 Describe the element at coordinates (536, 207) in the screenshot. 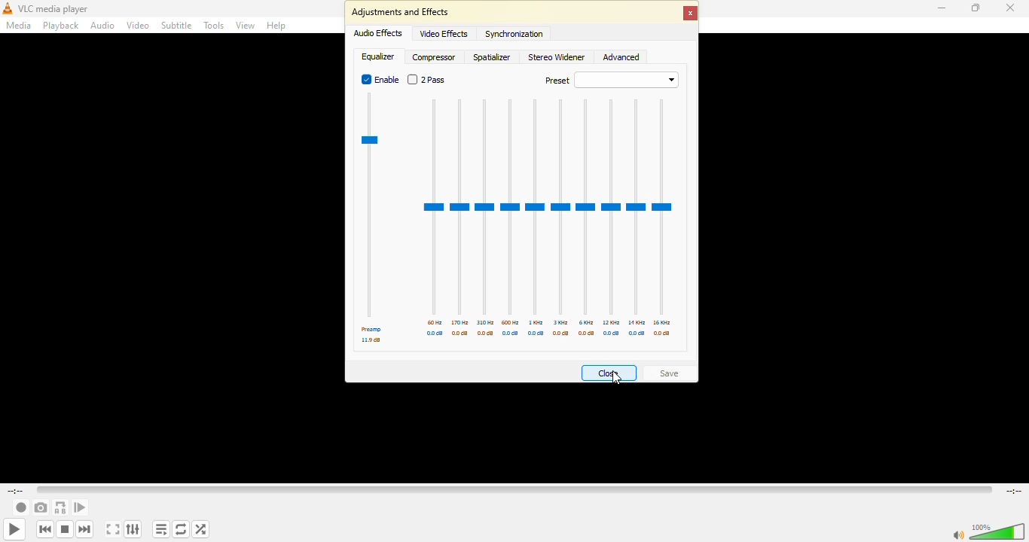

I see `adjustor` at that location.